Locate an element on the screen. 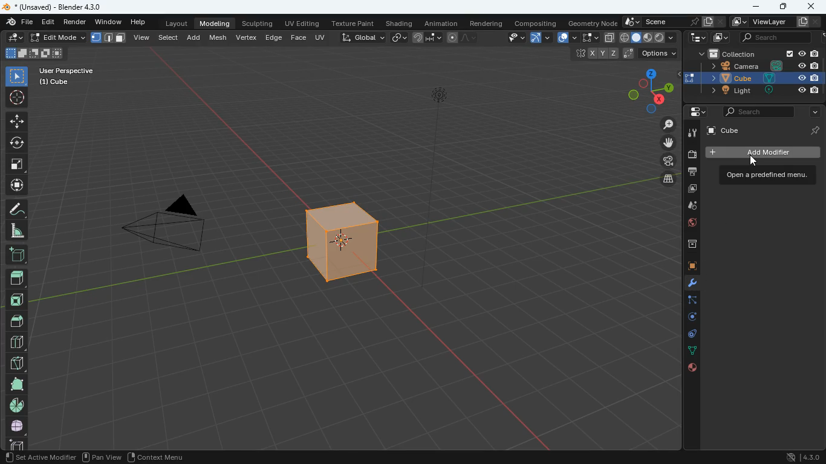 The height and width of the screenshot is (464, 826). window is located at coordinates (109, 21).